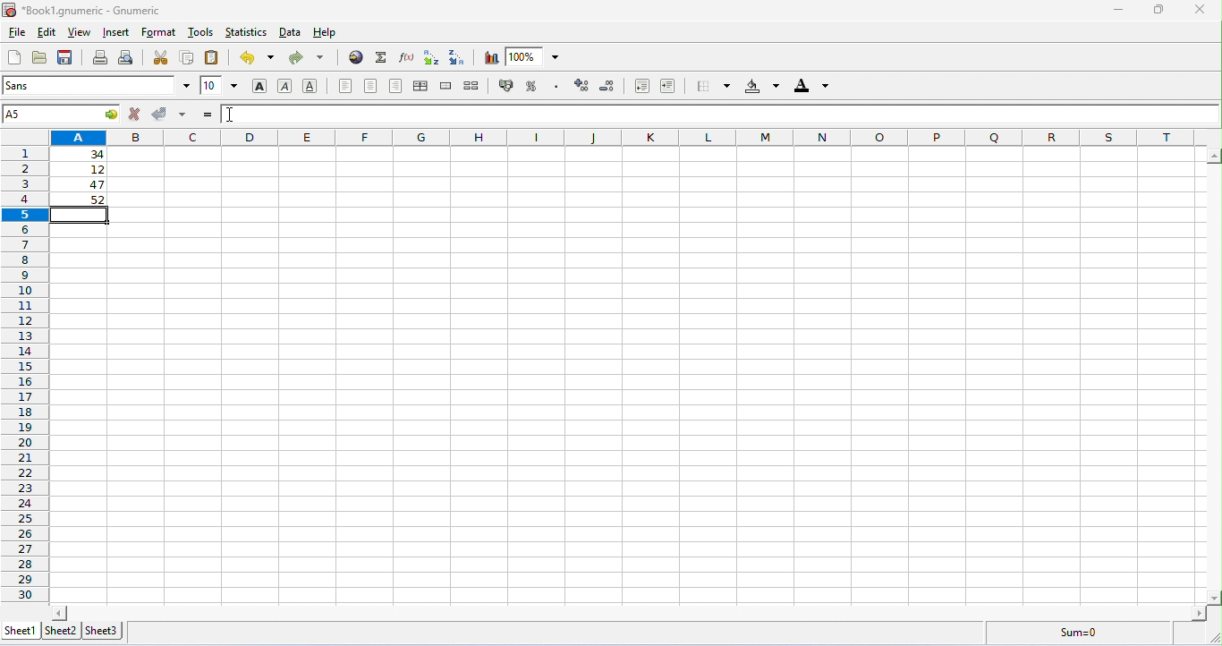  Describe the element at coordinates (61, 630) in the screenshot. I see `sheet2` at that location.